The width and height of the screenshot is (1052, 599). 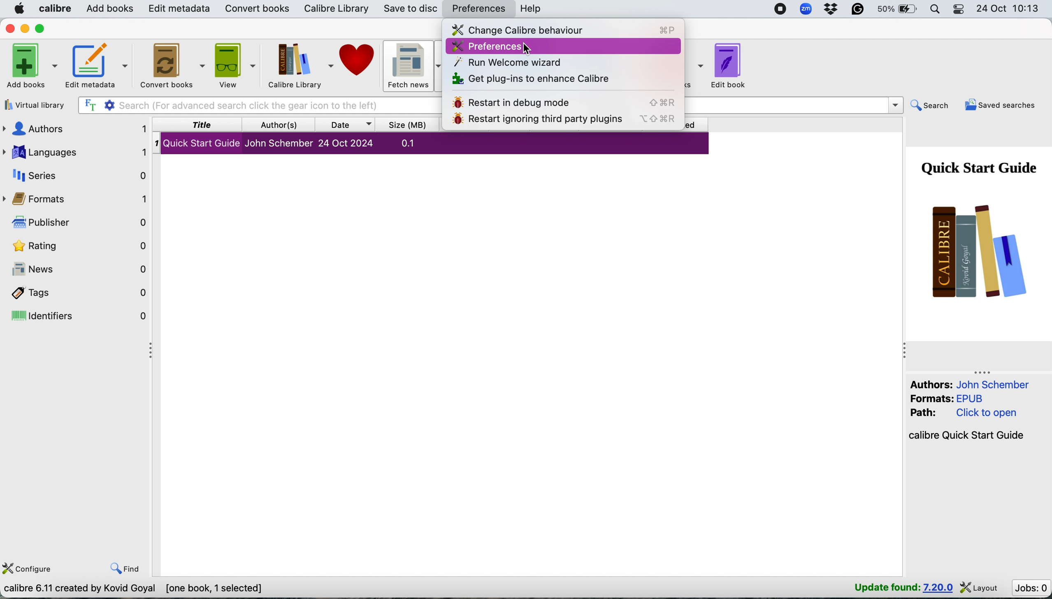 I want to click on get plug ins to enhance calibre, so click(x=534, y=77).